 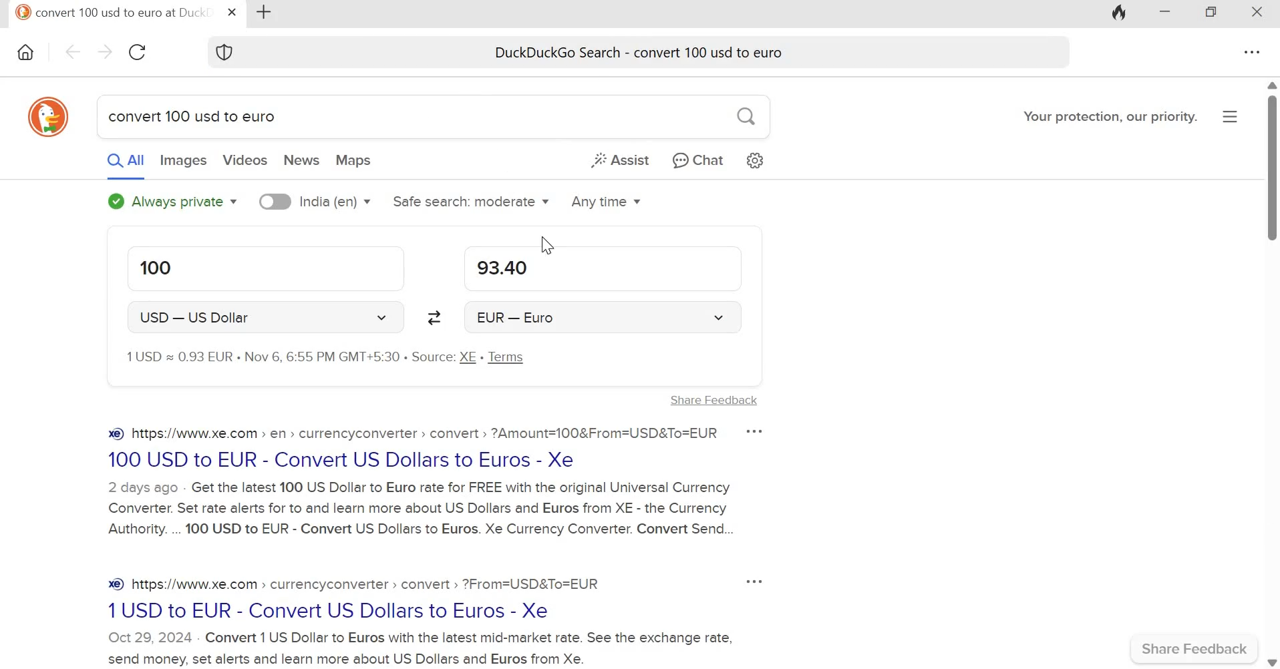 I want to click on Chat privately with AI, so click(x=694, y=160).